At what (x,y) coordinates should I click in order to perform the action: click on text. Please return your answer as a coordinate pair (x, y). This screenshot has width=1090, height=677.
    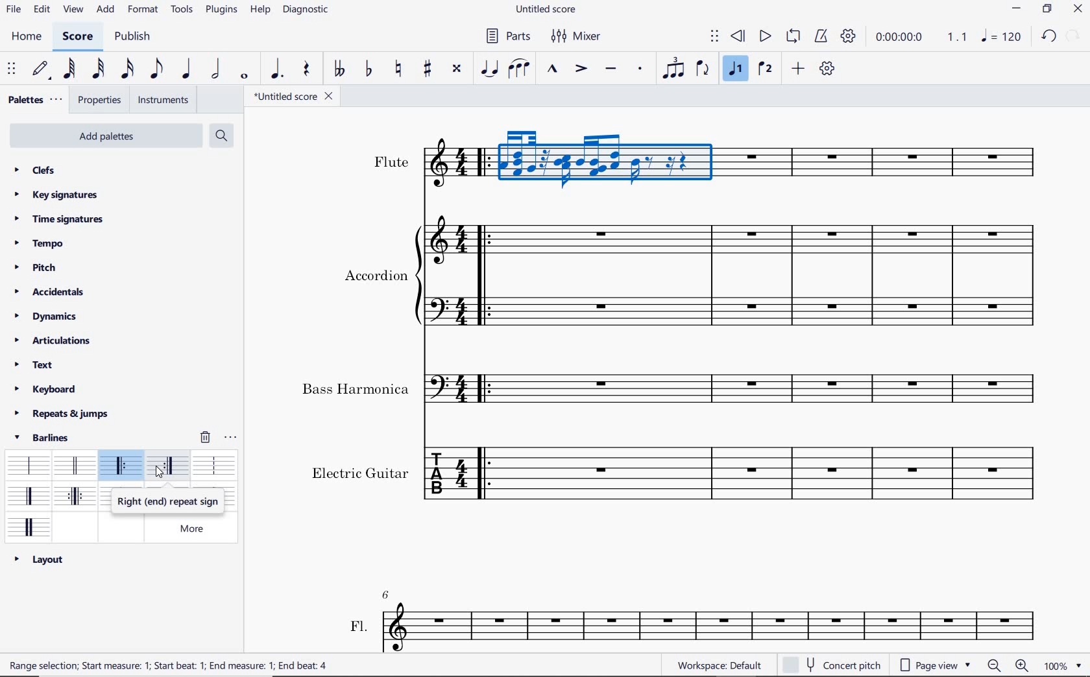
    Looking at the image, I should click on (360, 471).